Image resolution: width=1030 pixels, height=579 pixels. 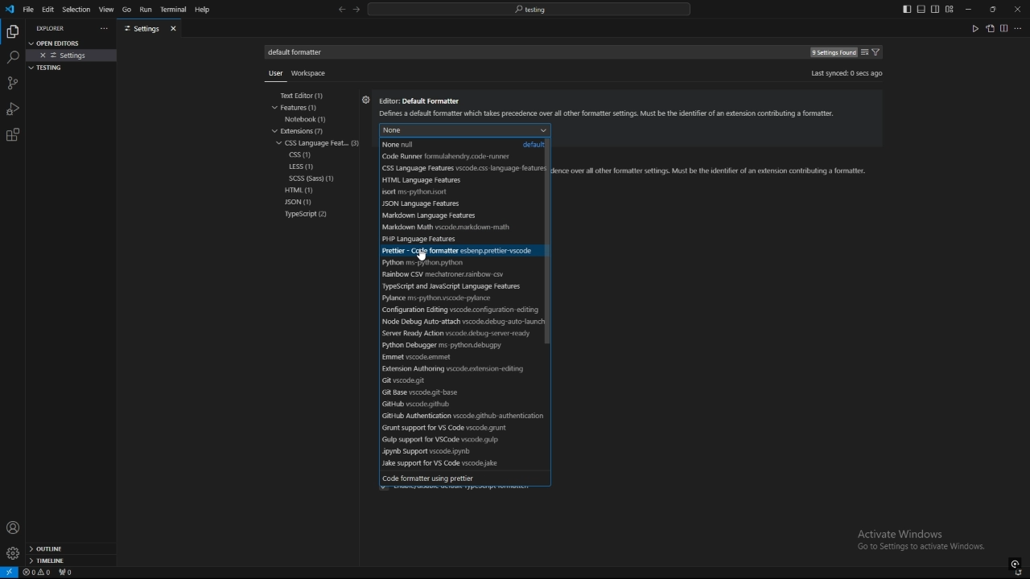 What do you see at coordinates (455, 181) in the screenshot?
I see `html` at bounding box center [455, 181].